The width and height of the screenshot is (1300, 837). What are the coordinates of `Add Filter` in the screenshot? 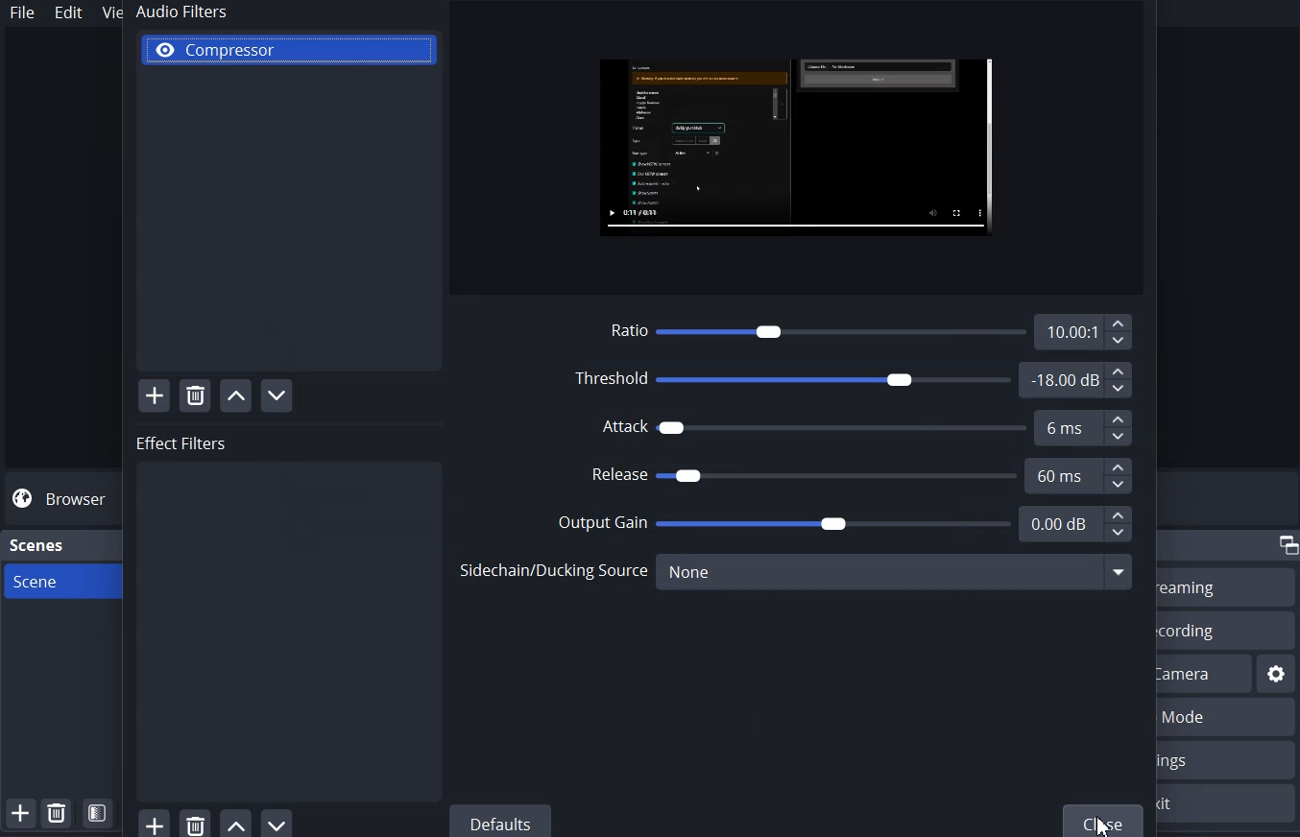 It's located at (154, 822).